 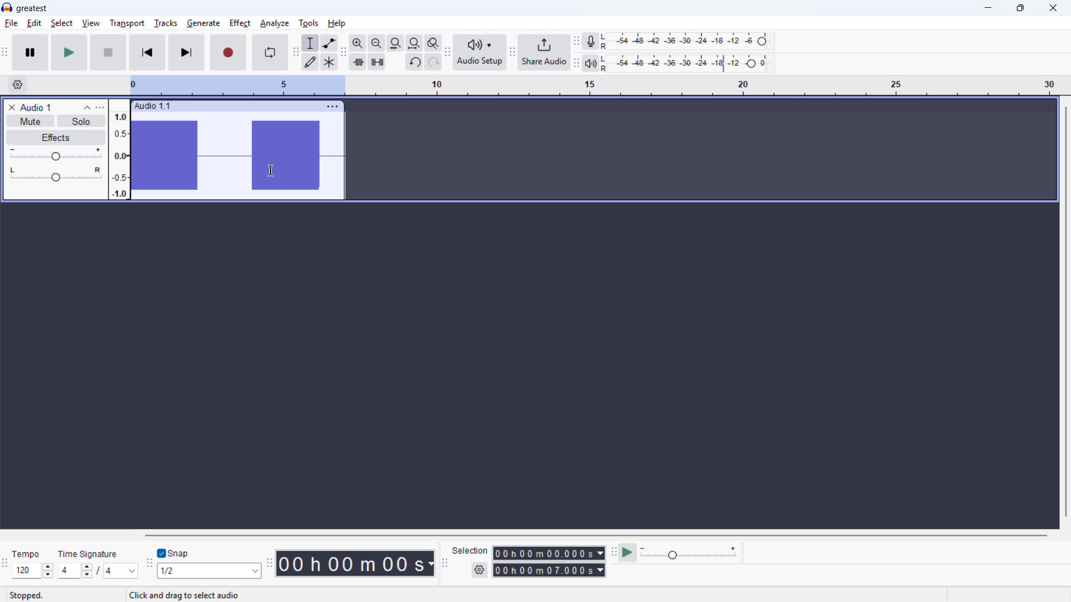 I want to click on Play at speed , so click(x=628, y=554).